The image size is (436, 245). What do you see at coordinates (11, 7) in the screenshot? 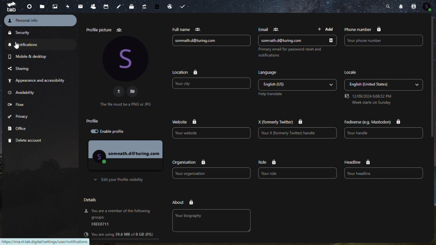
I see `tab` at bounding box center [11, 7].